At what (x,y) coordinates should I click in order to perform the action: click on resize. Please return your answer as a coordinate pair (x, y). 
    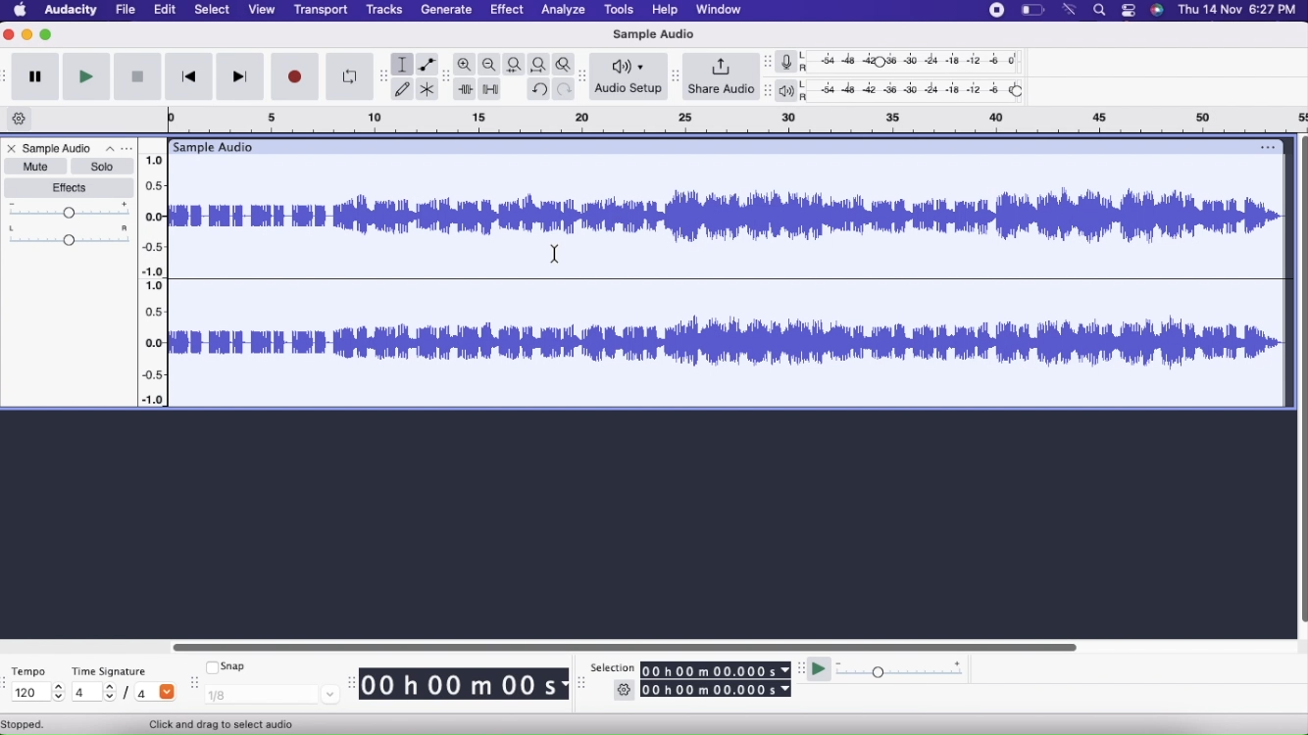
    Looking at the image, I should click on (801, 670).